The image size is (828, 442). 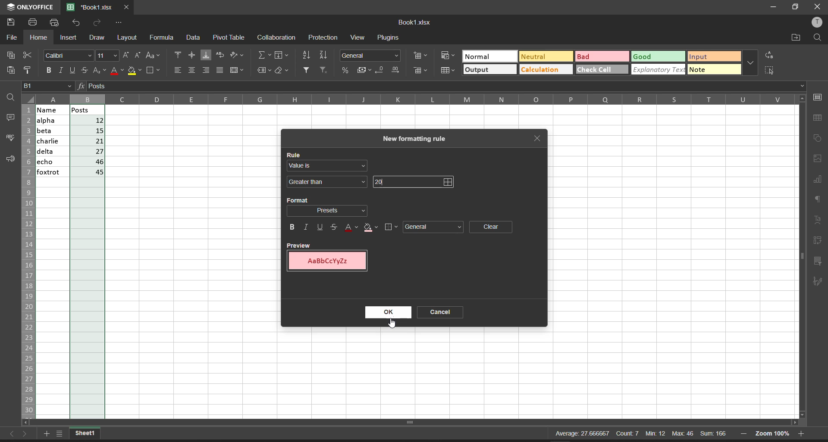 I want to click on zoom in, so click(x=803, y=433).